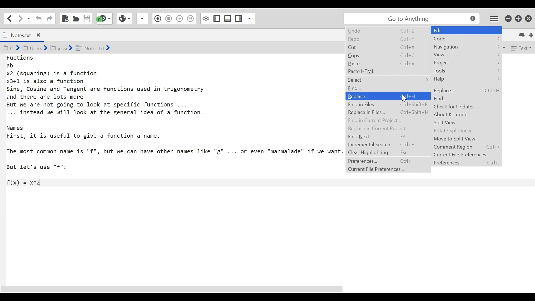 The width and height of the screenshot is (535, 301). What do you see at coordinates (382, 145) in the screenshot?
I see `Incremental Search` at bounding box center [382, 145].